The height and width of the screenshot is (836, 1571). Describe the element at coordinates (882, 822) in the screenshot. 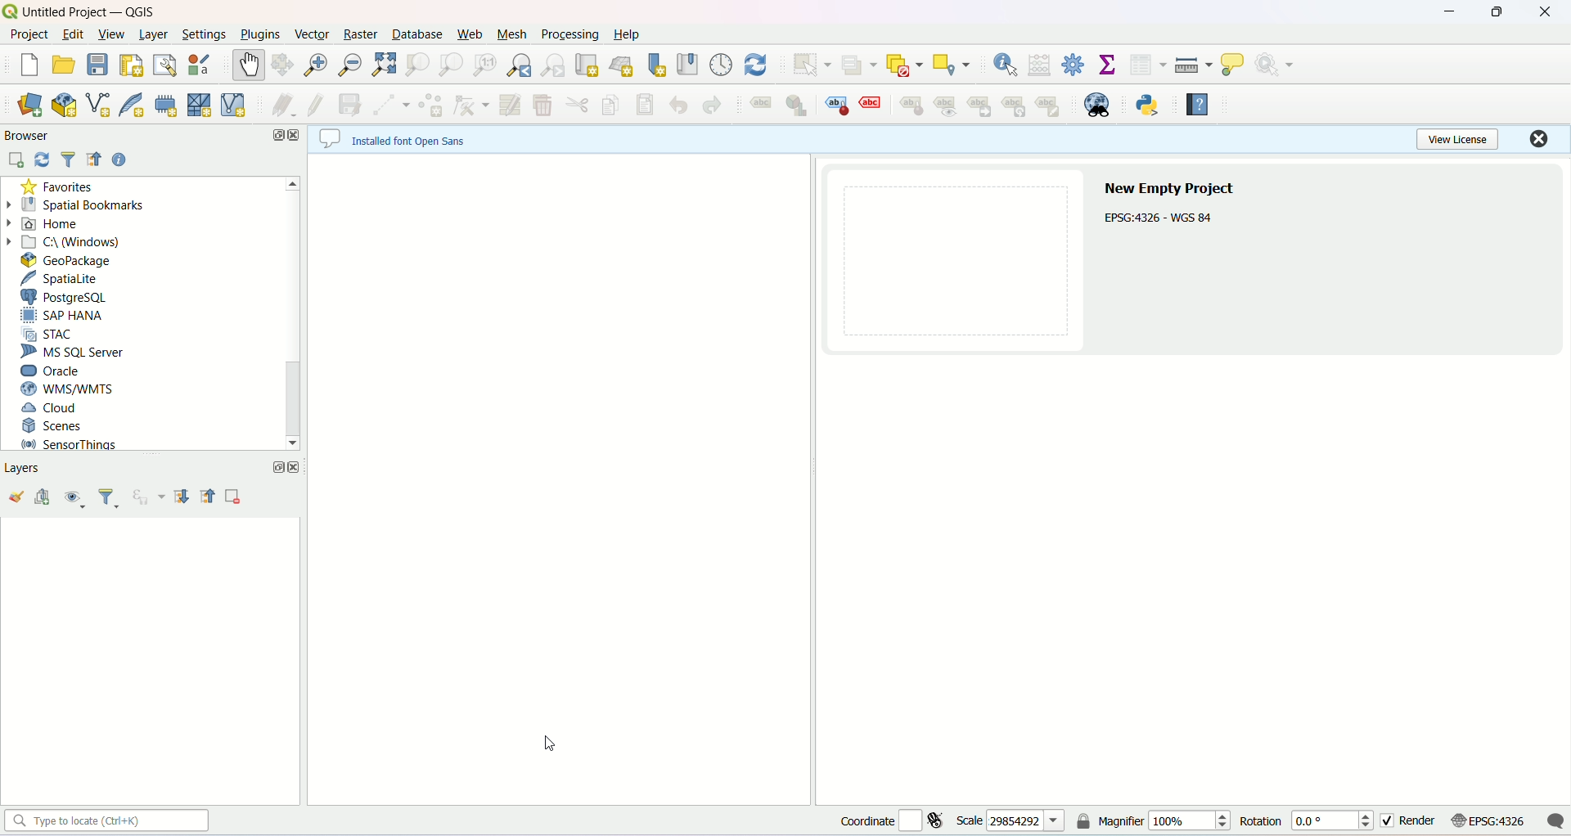

I see `coordinate` at that location.